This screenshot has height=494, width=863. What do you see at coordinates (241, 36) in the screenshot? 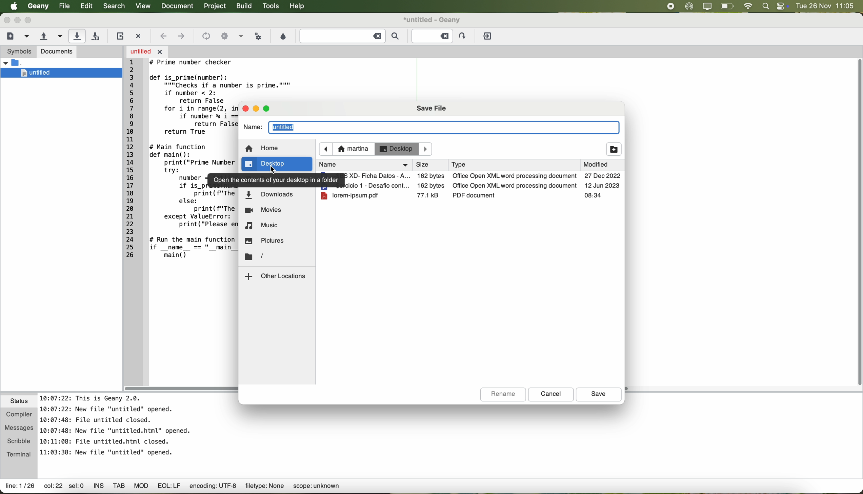
I see `option` at bounding box center [241, 36].